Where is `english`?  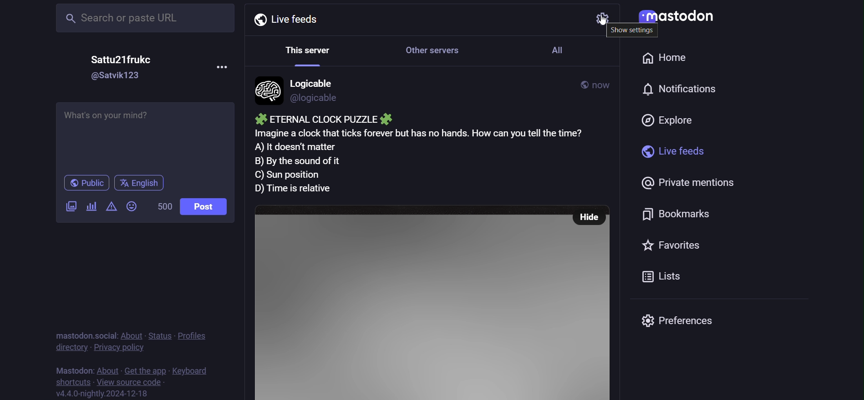
english is located at coordinates (142, 184).